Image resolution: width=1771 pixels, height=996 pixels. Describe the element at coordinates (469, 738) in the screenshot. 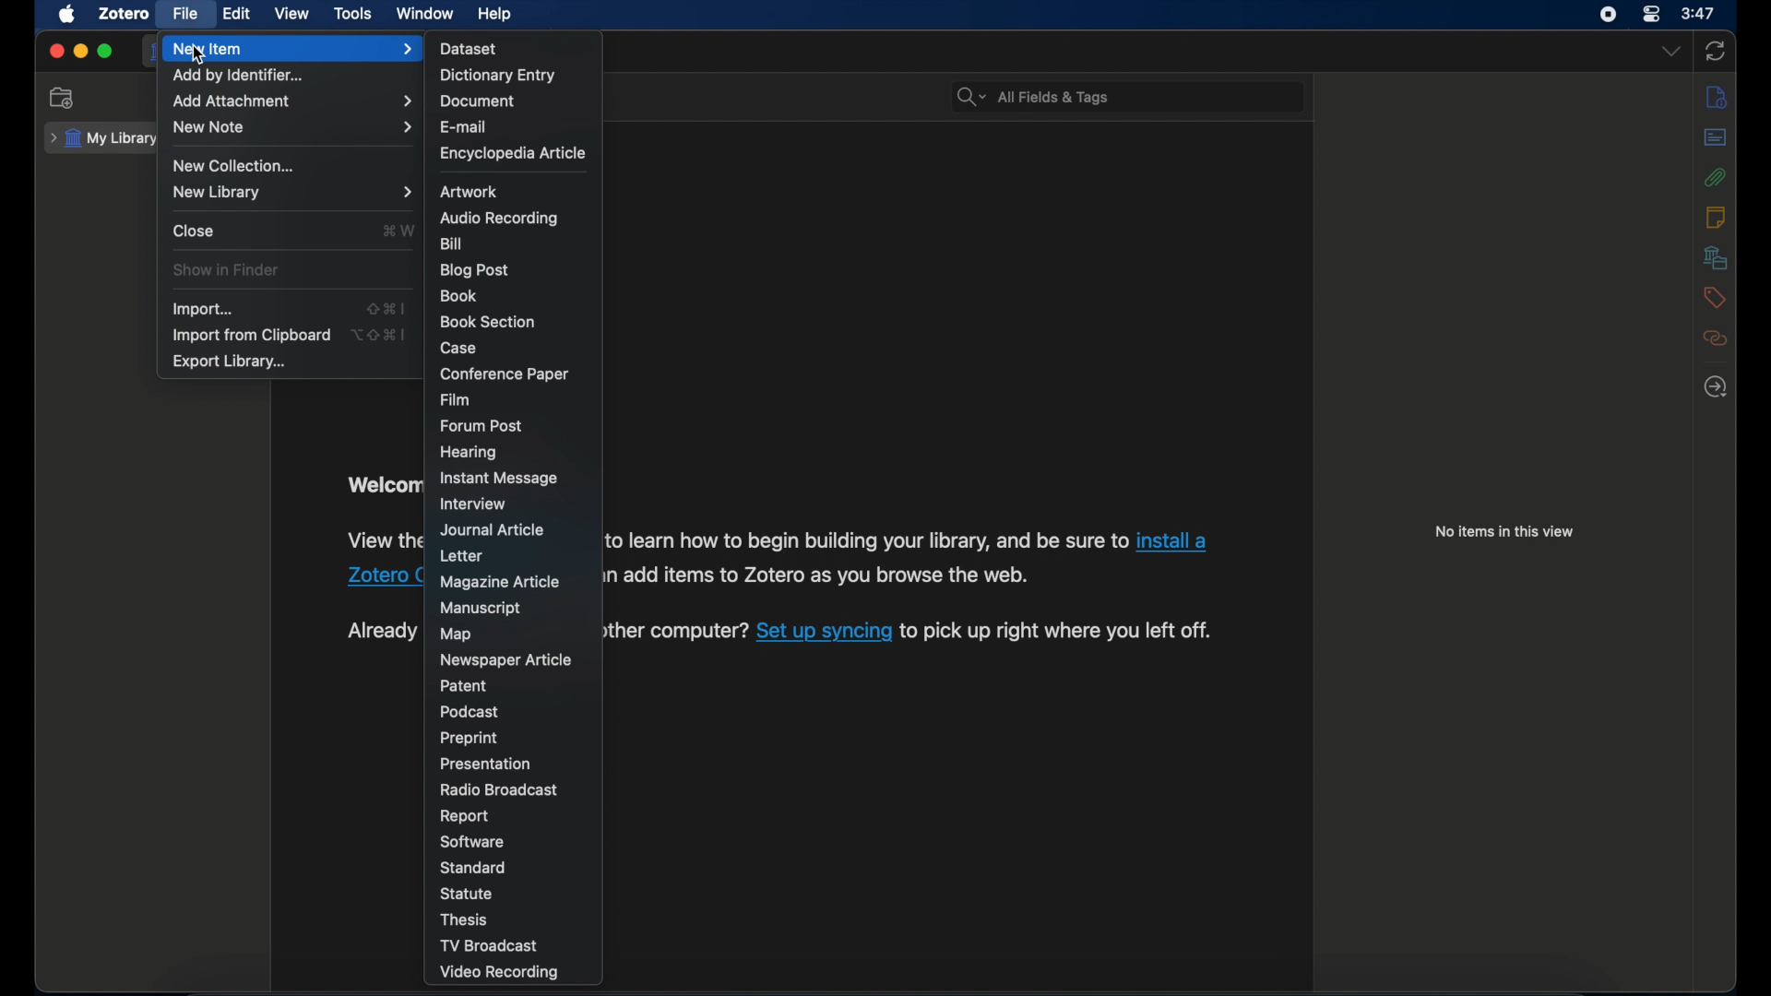

I see `preprint` at that location.